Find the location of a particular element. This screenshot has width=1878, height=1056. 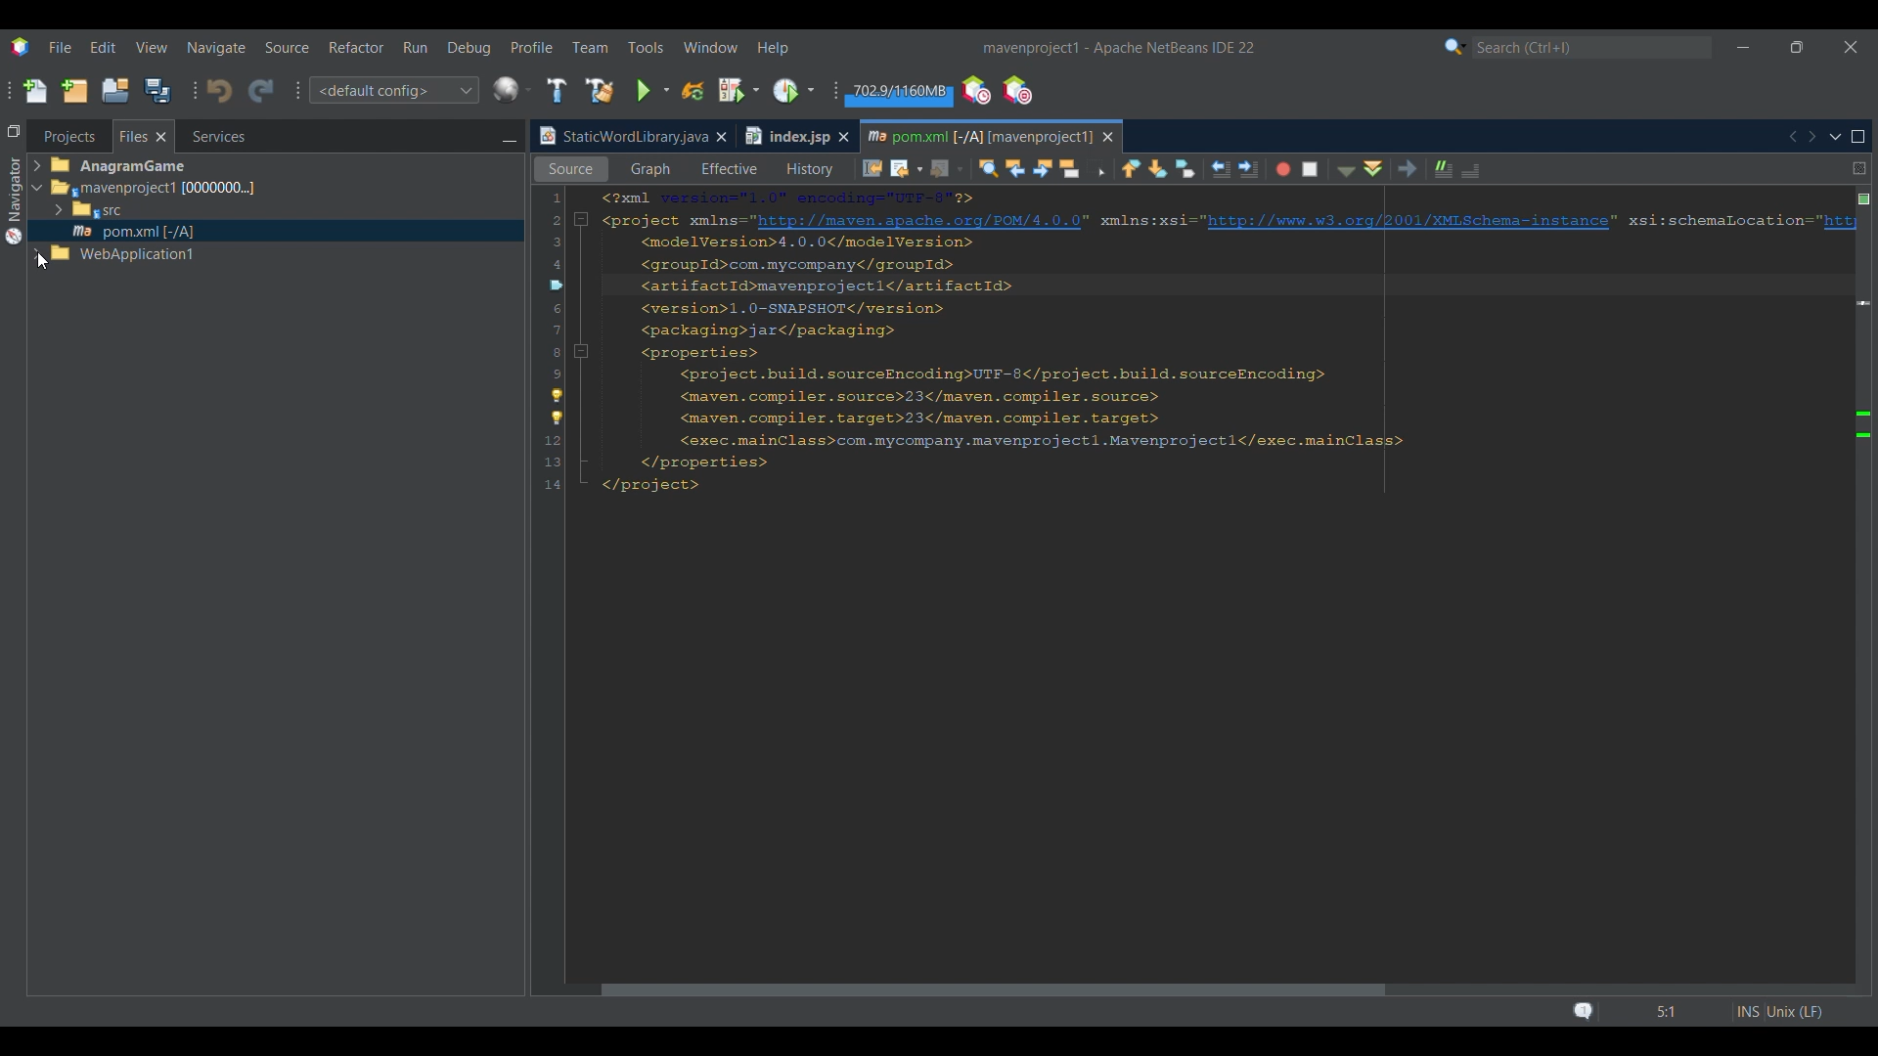

Close interface is located at coordinates (1852, 47).